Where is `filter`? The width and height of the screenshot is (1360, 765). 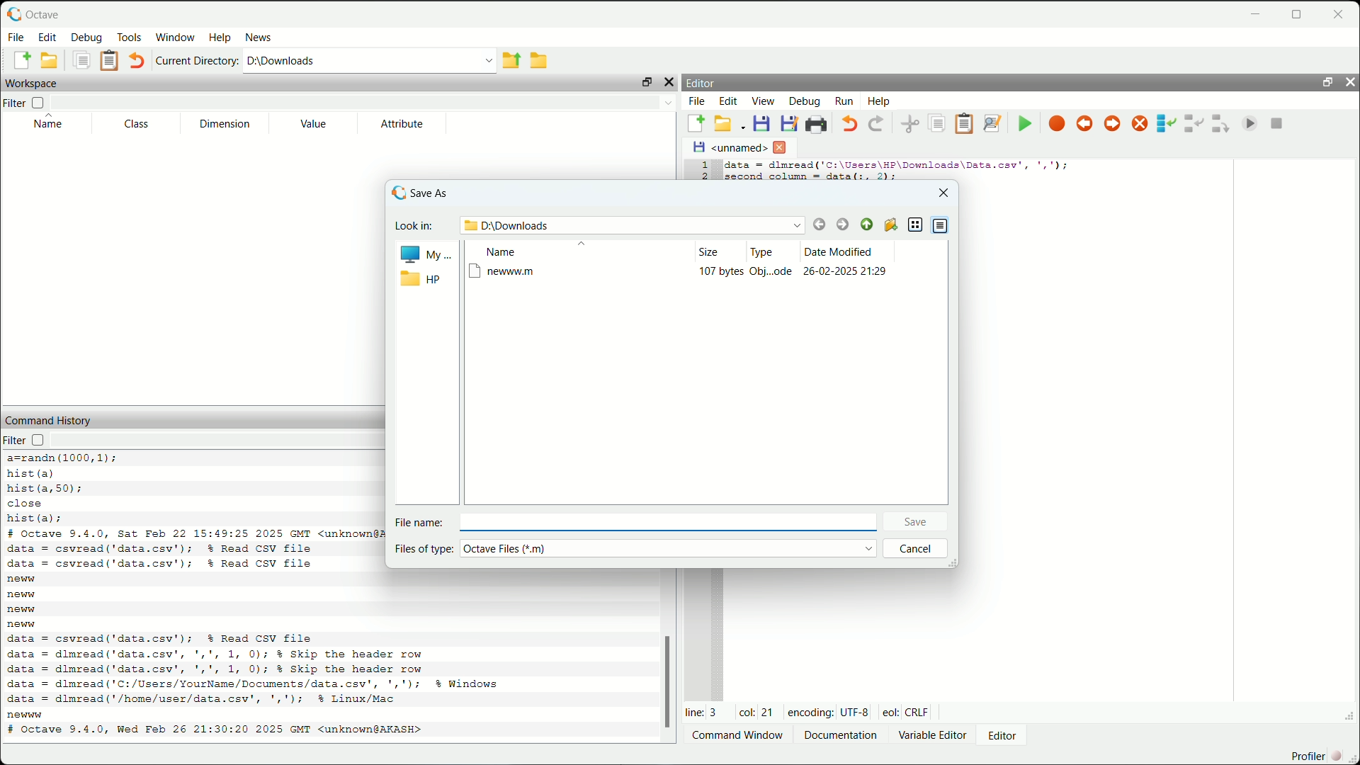 filter is located at coordinates (29, 439).